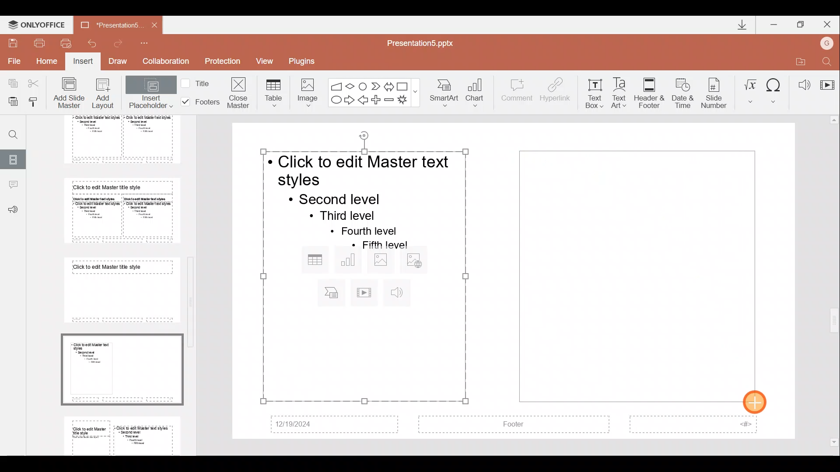 This screenshot has width=840, height=472. I want to click on Undo, so click(91, 43).